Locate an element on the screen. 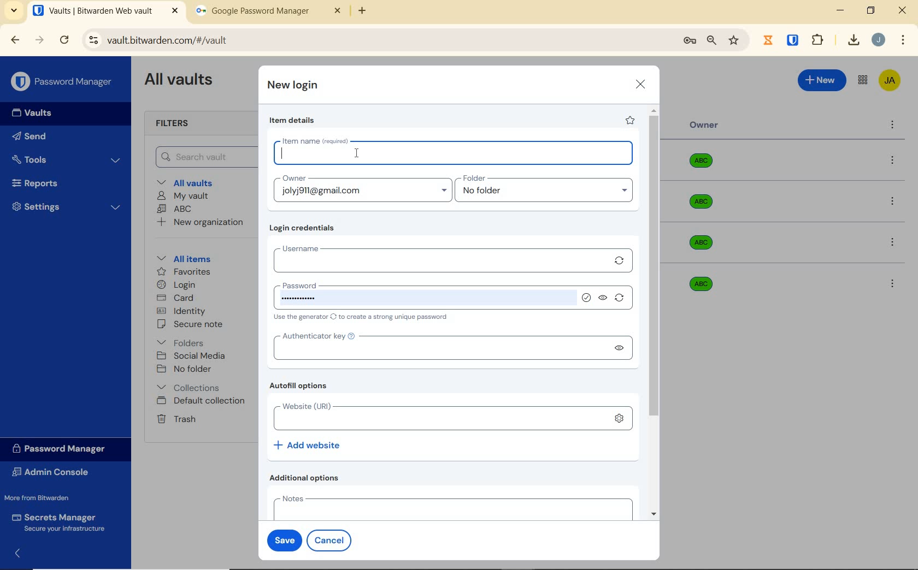 The width and height of the screenshot is (918, 570). no folder is located at coordinates (548, 193).